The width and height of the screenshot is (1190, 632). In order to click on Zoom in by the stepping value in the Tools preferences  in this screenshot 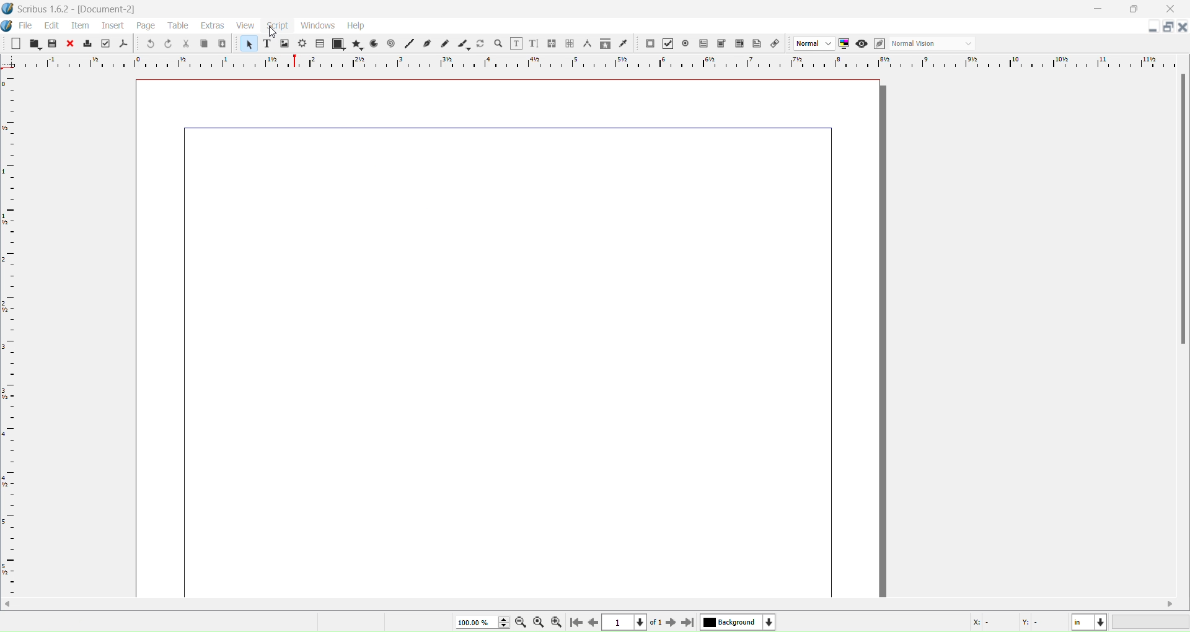, I will do `click(555, 623)`.